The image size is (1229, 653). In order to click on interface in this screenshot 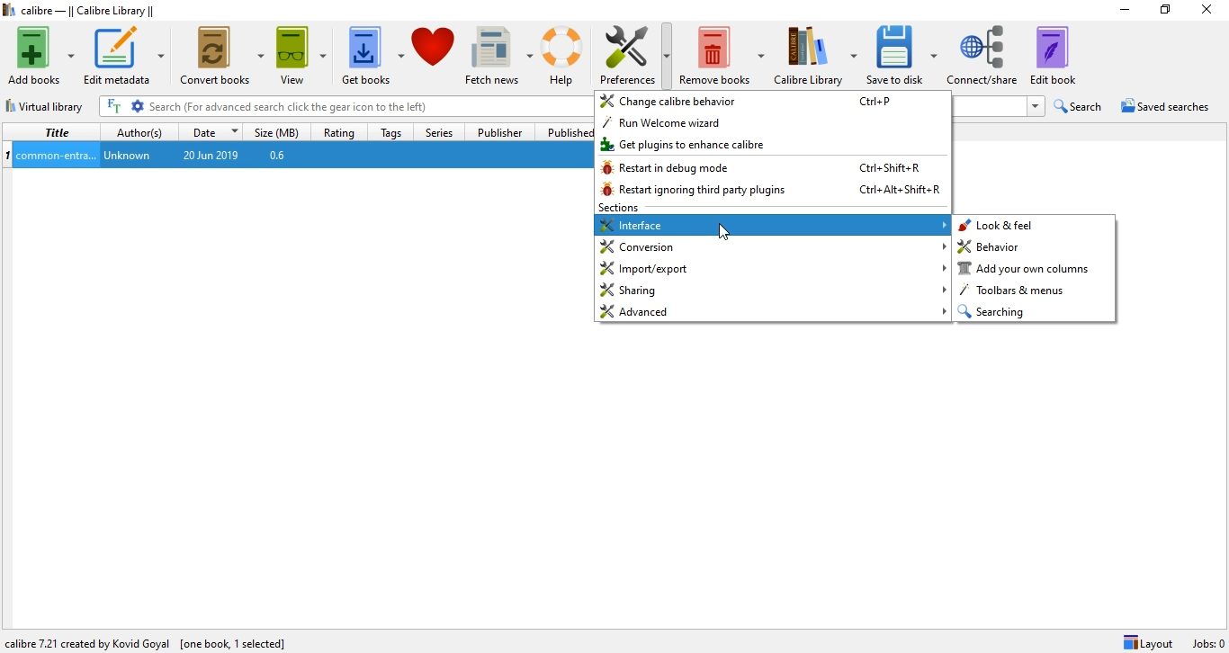, I will do `click(773, 225)`.